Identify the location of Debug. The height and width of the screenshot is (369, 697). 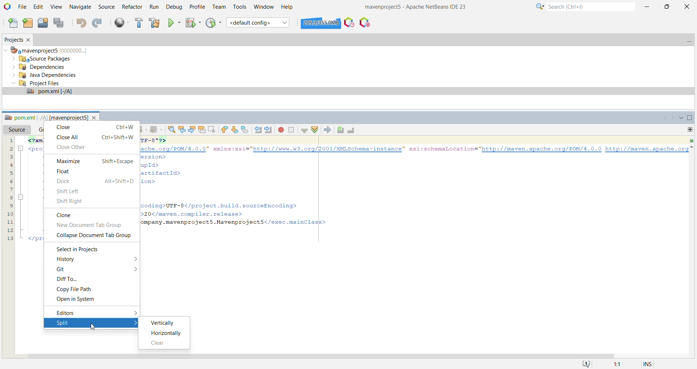
(173, 7).